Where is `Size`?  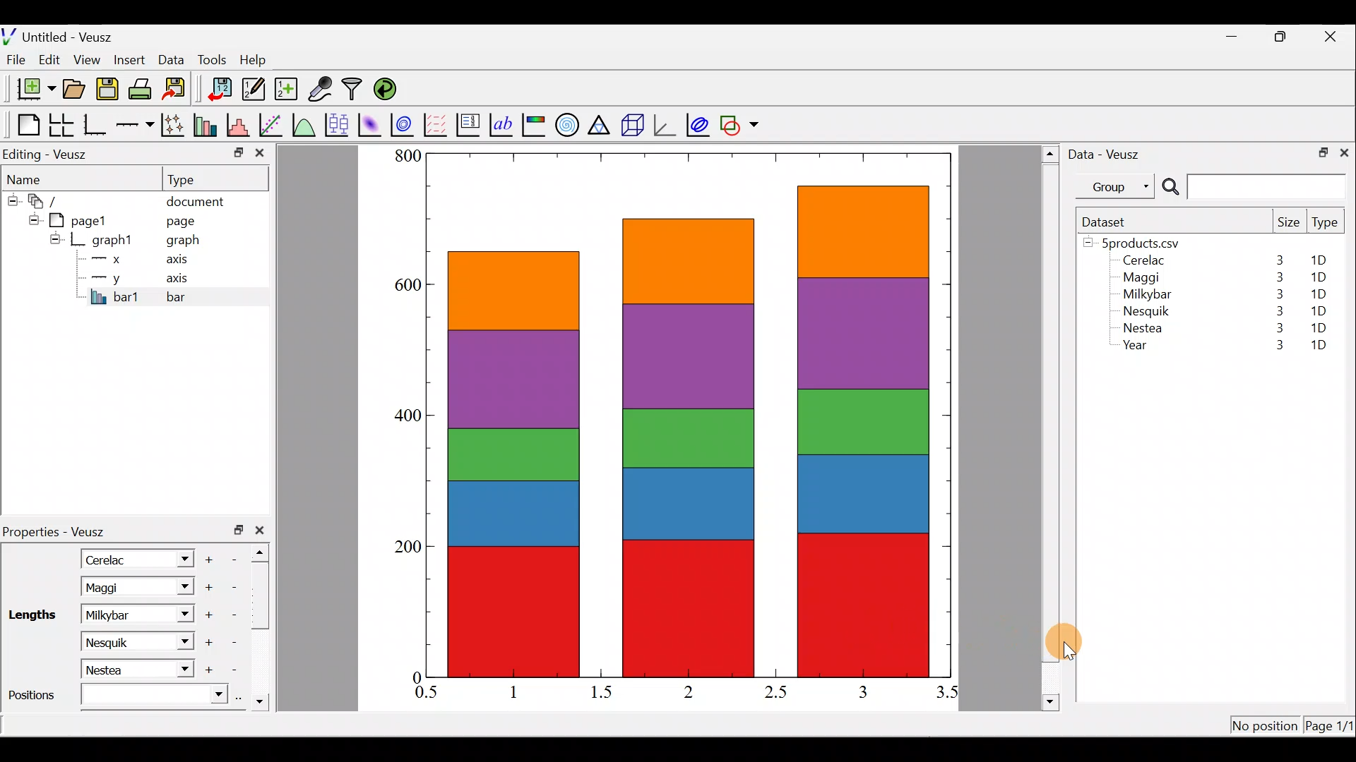
Size is located at coordinates (1288, 223).